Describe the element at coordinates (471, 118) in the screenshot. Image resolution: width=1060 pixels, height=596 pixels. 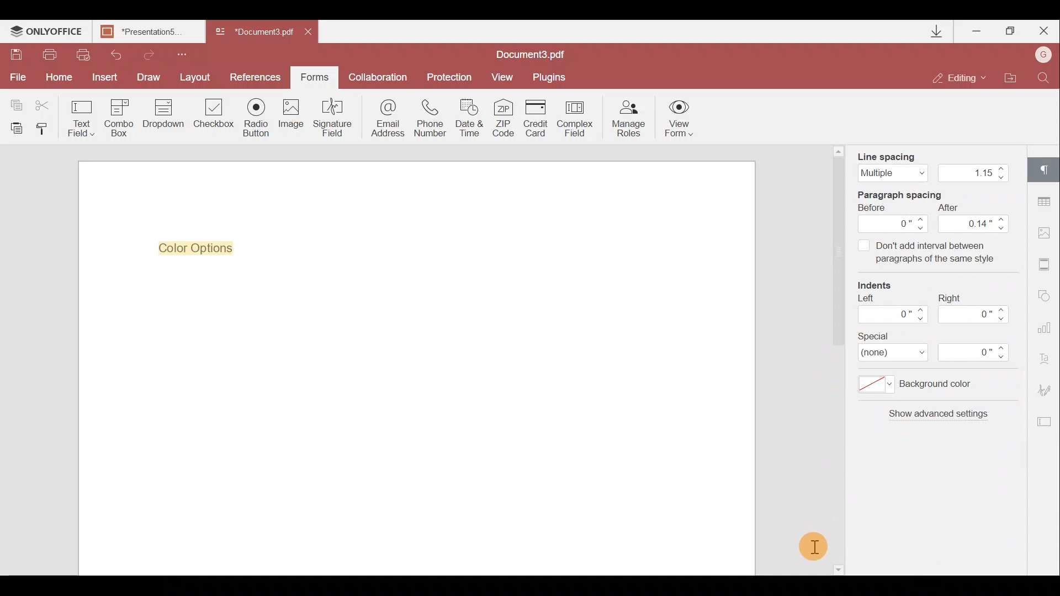
I see `Date & time` at that location.